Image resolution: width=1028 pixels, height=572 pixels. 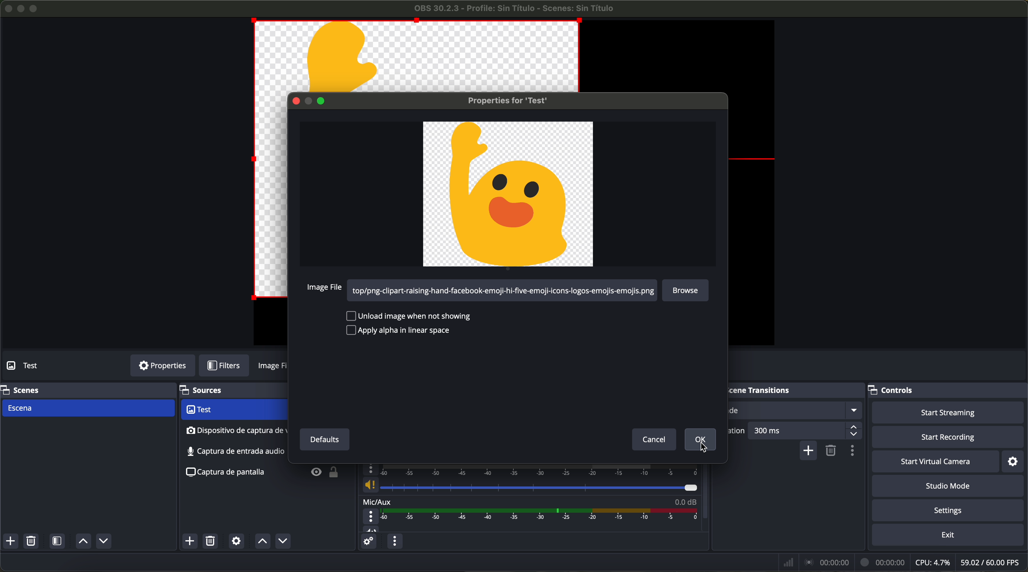 What do you see at coordinates (832, 451) in the screenshot?
I see `remove configurable transition` at bounding box center [832, 451].